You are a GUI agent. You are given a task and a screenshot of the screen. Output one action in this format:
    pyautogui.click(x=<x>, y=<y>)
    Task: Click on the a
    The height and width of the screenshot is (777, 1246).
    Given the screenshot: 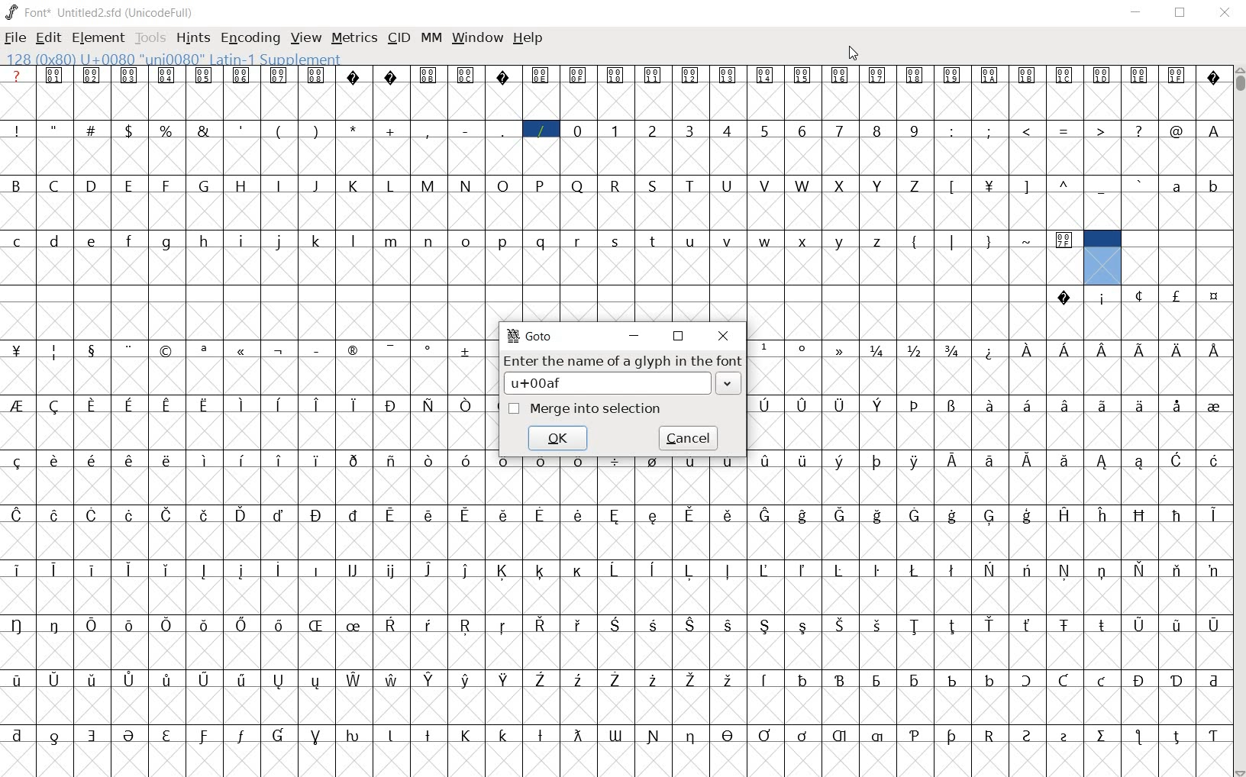 What is the action you would take?
    pyautogui.click(x=1177, y=187)
    